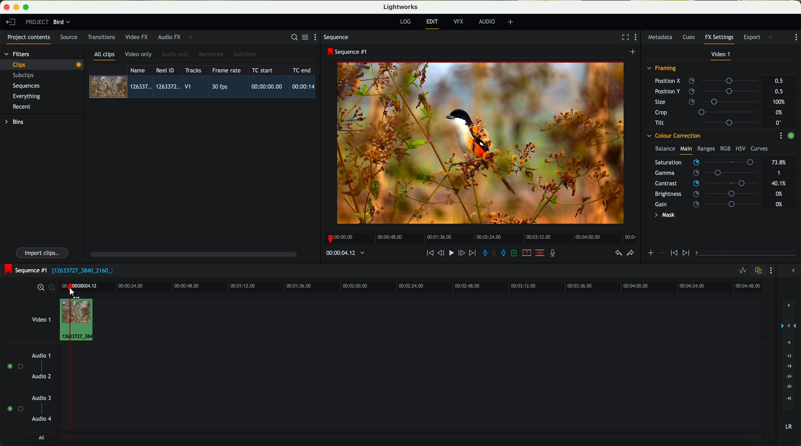 Image resolution: width=801 pixels, height=446 pixels. Describe the element at coordinates (709, 81) in the screenshot. I see `position X` at that location.